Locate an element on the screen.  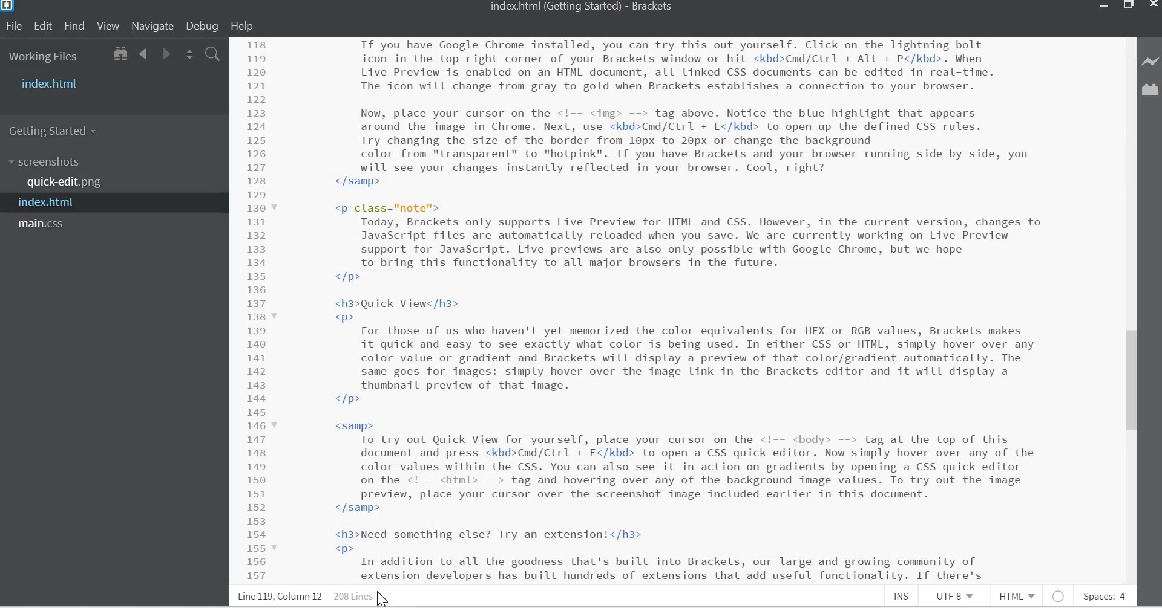
View is located at coordinates (108, 27).